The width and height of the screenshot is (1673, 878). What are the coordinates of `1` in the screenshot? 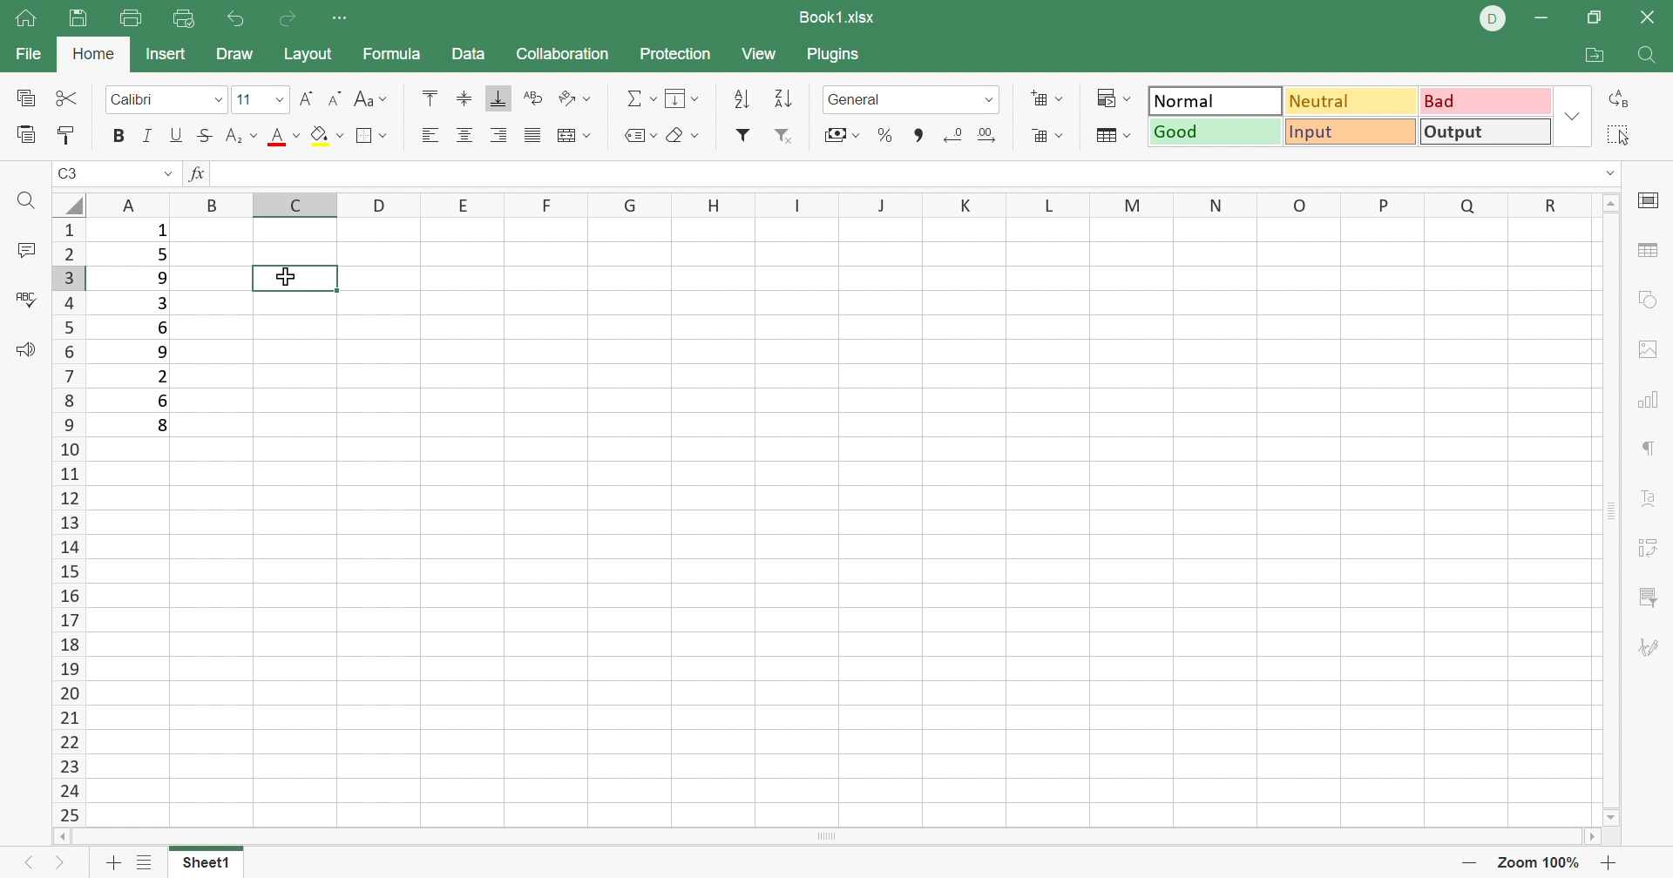 It's located at (163, 232).